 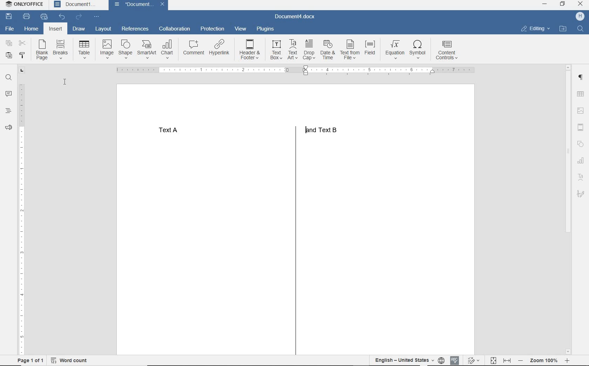 What do you see at coordinates (544, 5) in the screenshot?
I see `minimize` at bounding box center [544, 5].